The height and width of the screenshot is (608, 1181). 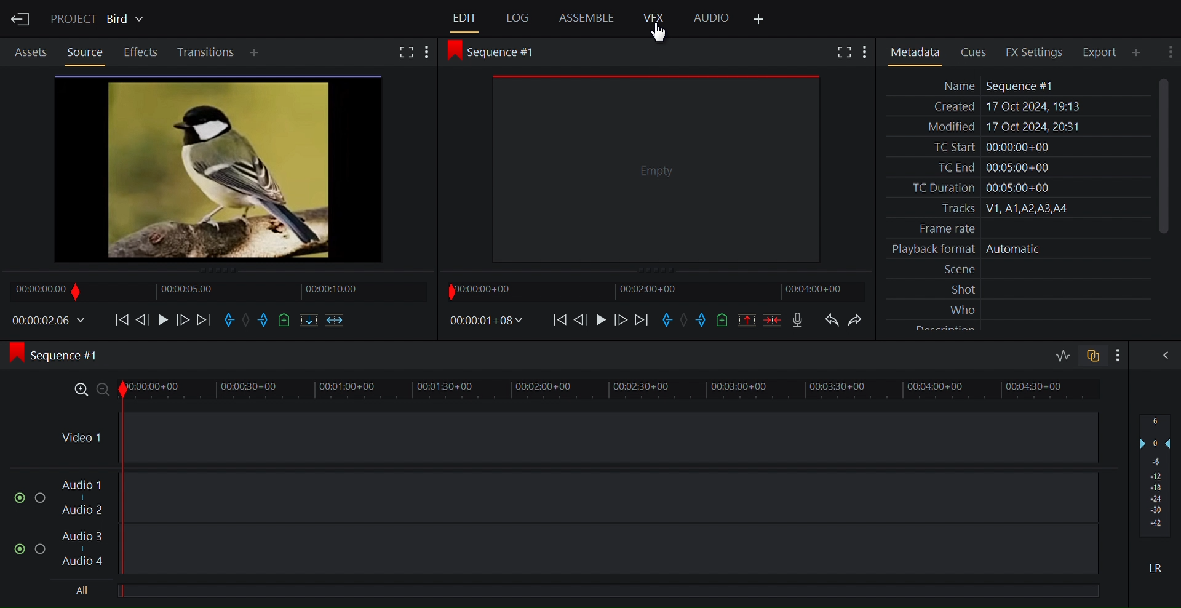 What do you see at coordinates (1094, 355) in the screenshot?
I see `Toggle audio track sync` at bounding box center [1094, 355].